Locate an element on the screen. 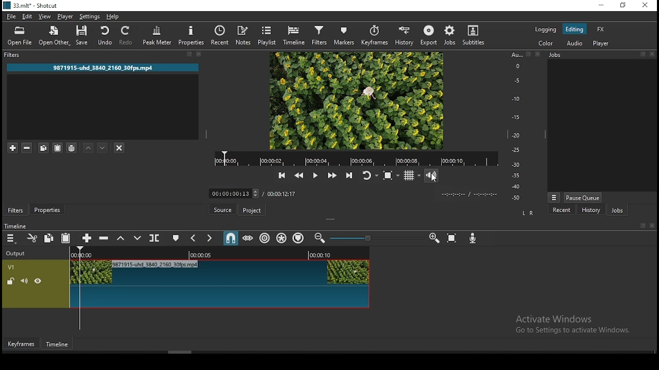 This screenshot has height=370, width=659. cursor is located at coordinates (436, 179).